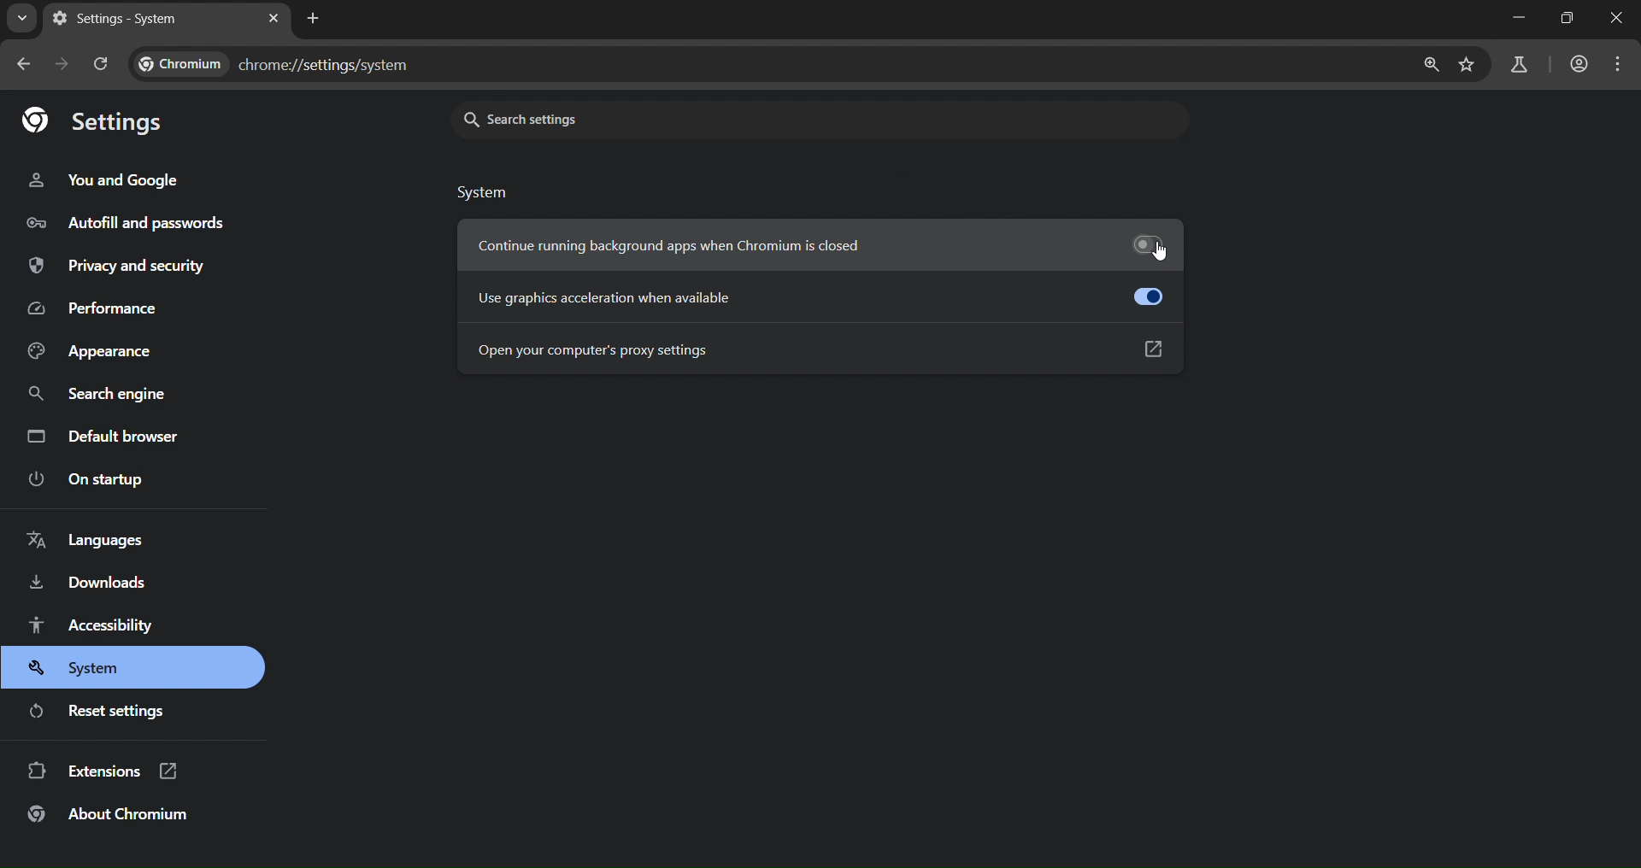 The image size is (1641, 868). Describe the element at coordinates (87, 540) in the screenshot. I see `languages` at that location.